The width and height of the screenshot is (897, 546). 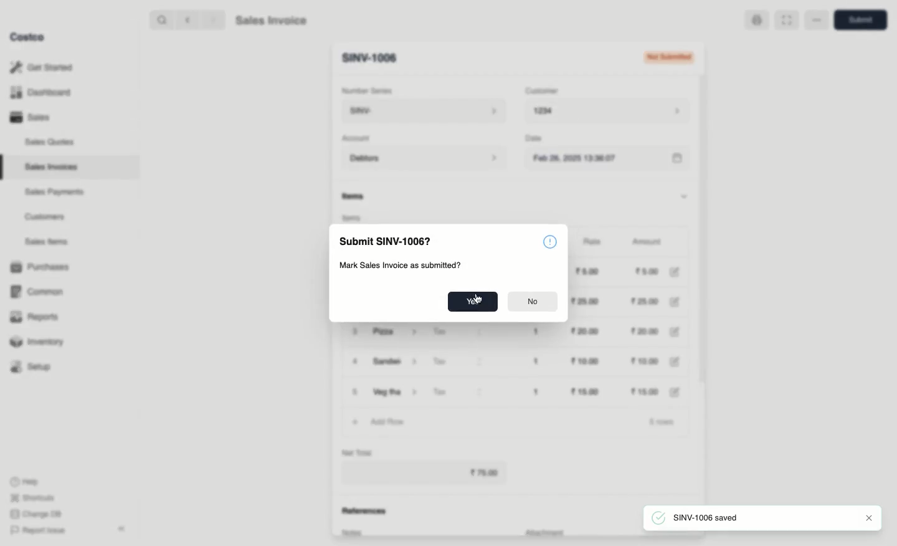 I want to click on Shortcuts, so click(x=32, y=498).